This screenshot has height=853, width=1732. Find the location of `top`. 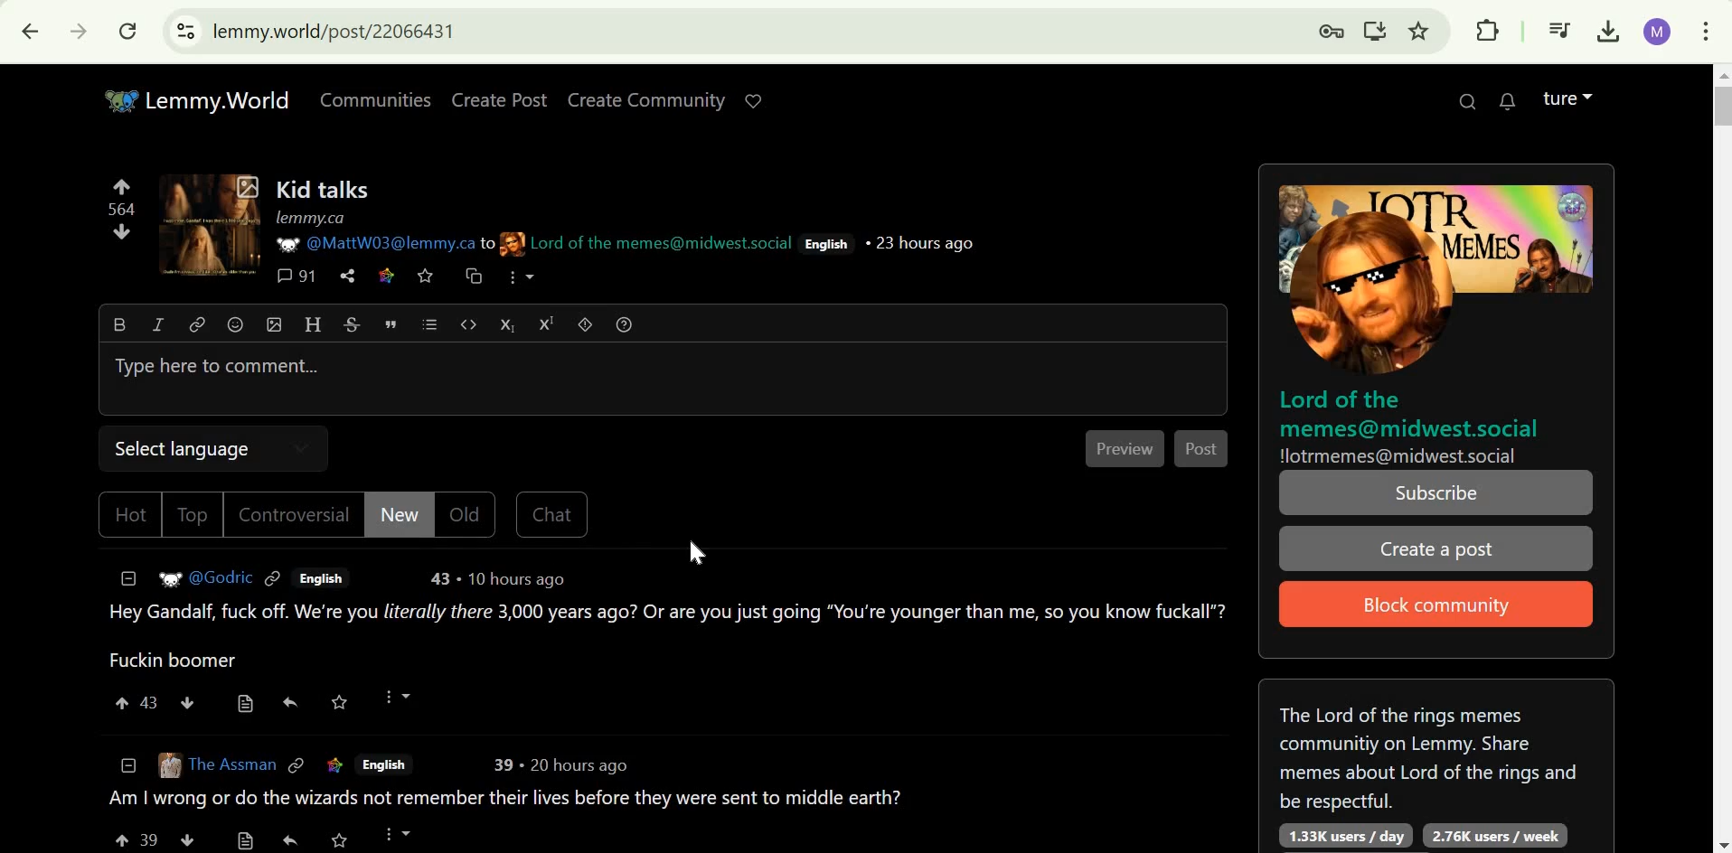

top is located at coordinates (193, 516).